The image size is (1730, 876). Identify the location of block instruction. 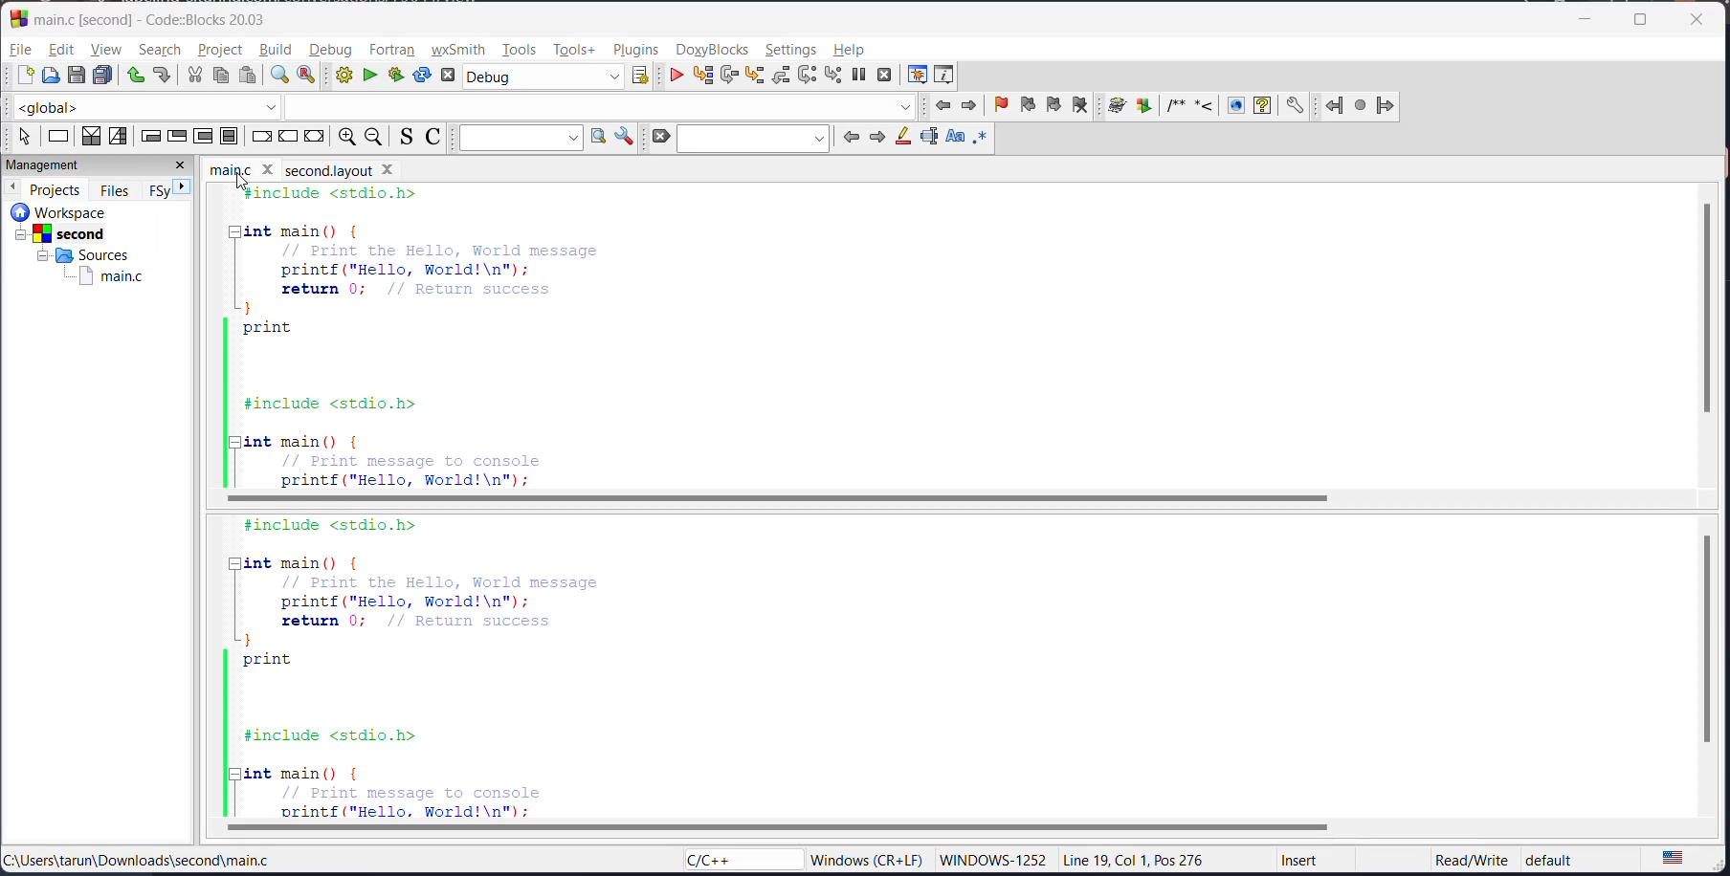
(230, 137).